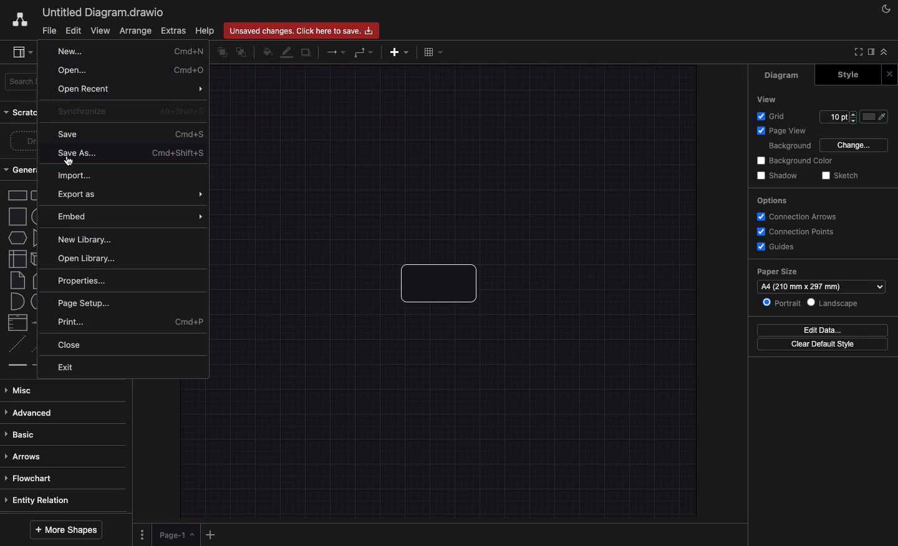  Describe the element at coordinates (72, 346) in the screenshot. I see `Close` at that location.